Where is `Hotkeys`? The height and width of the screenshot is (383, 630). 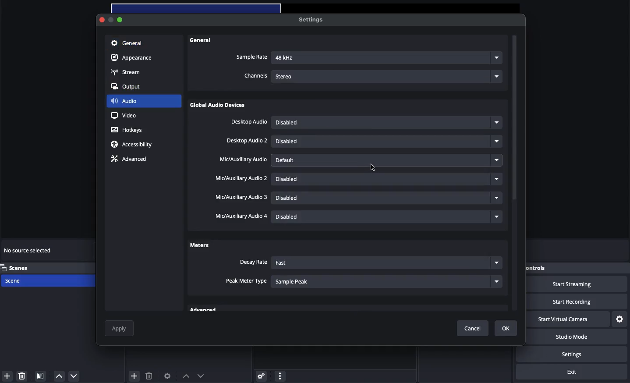
Hotkeys is located at coordinates (128, 130).